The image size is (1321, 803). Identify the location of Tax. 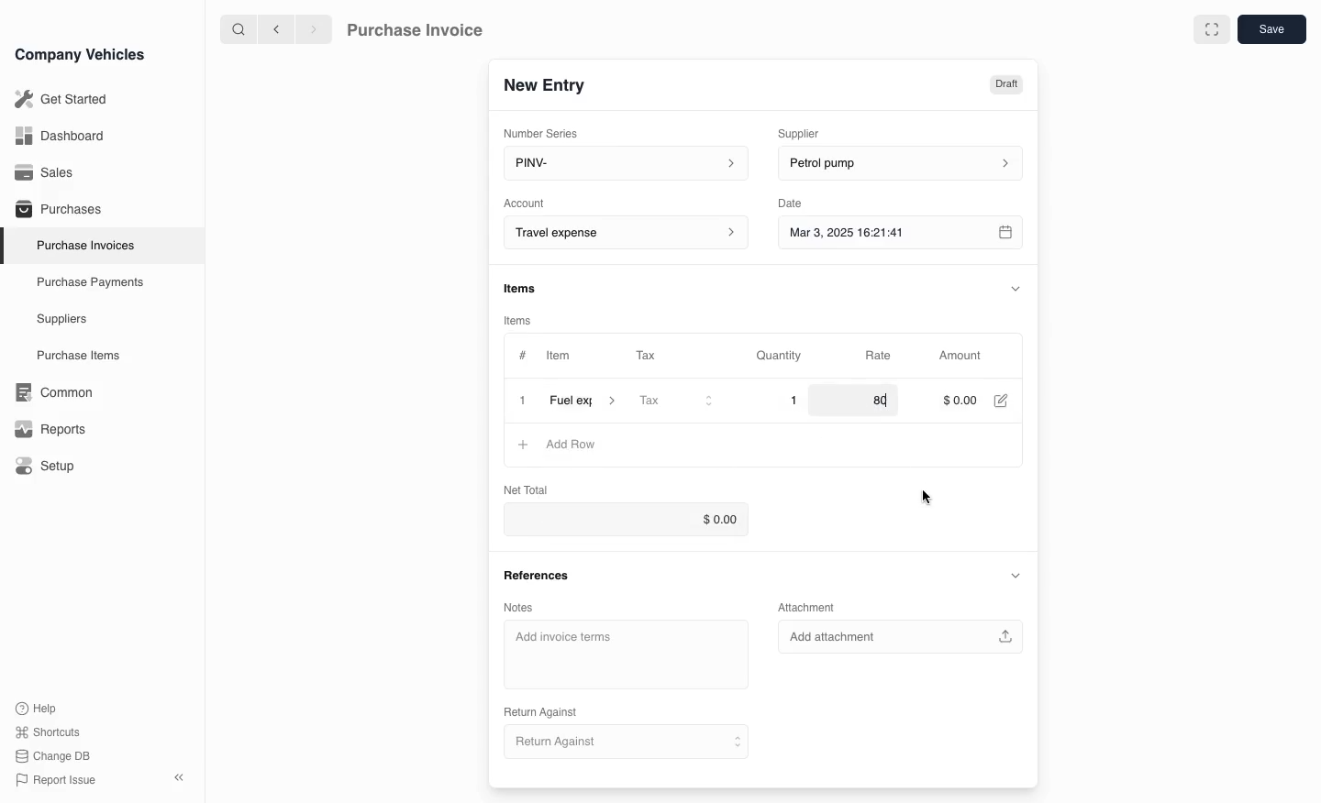
(654, 357).